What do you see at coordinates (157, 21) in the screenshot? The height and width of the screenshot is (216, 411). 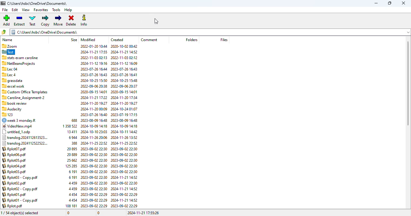 I see `cursor` at bounding box center [157, 21].